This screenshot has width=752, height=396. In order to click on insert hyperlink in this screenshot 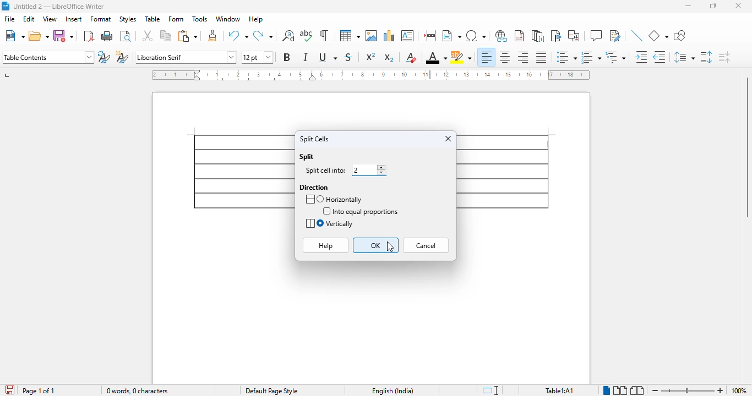, I will do `click(501, 35)`.